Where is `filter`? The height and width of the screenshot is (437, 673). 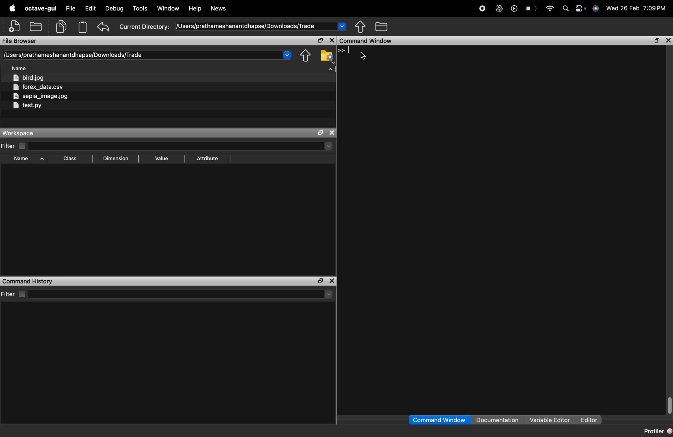
filter is located at coordinates (14, 146).